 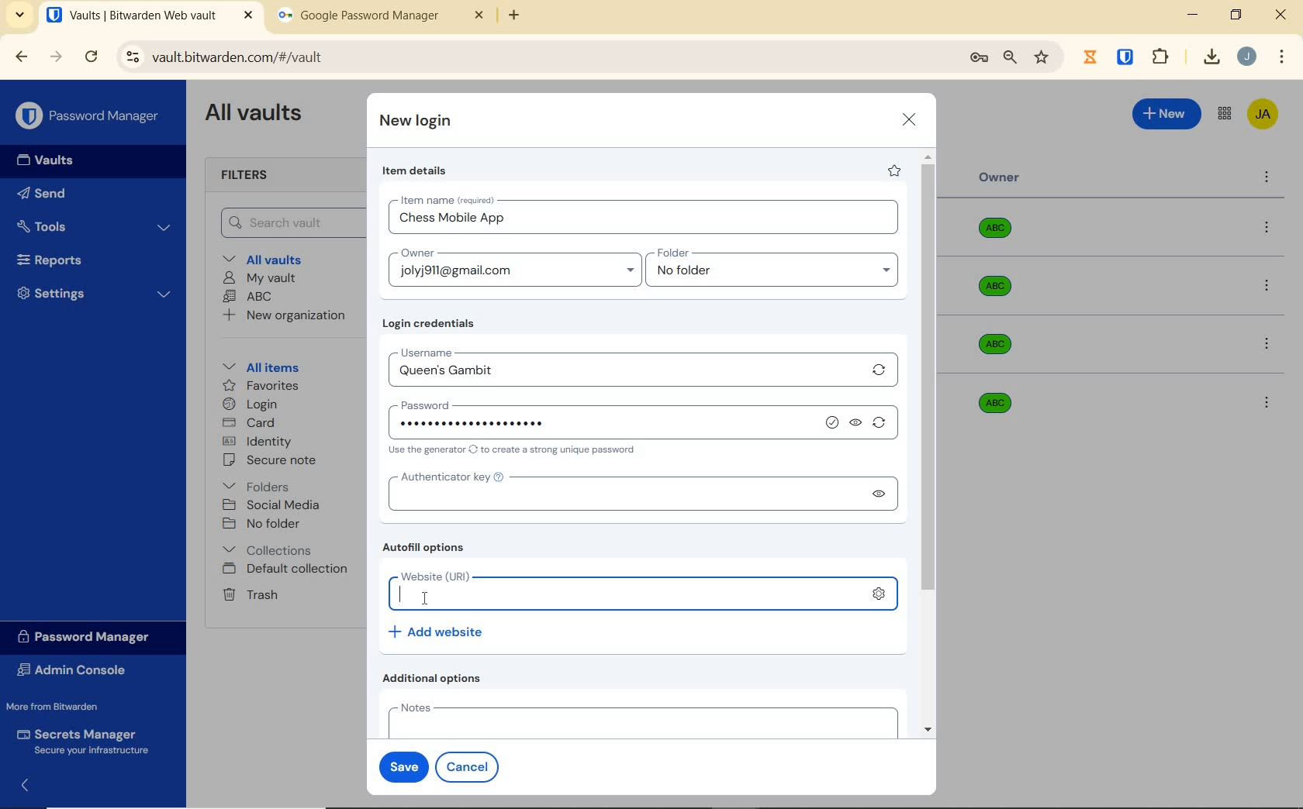 I want to click on toggle between admin console and password manager, so click(x=1223, y=115).